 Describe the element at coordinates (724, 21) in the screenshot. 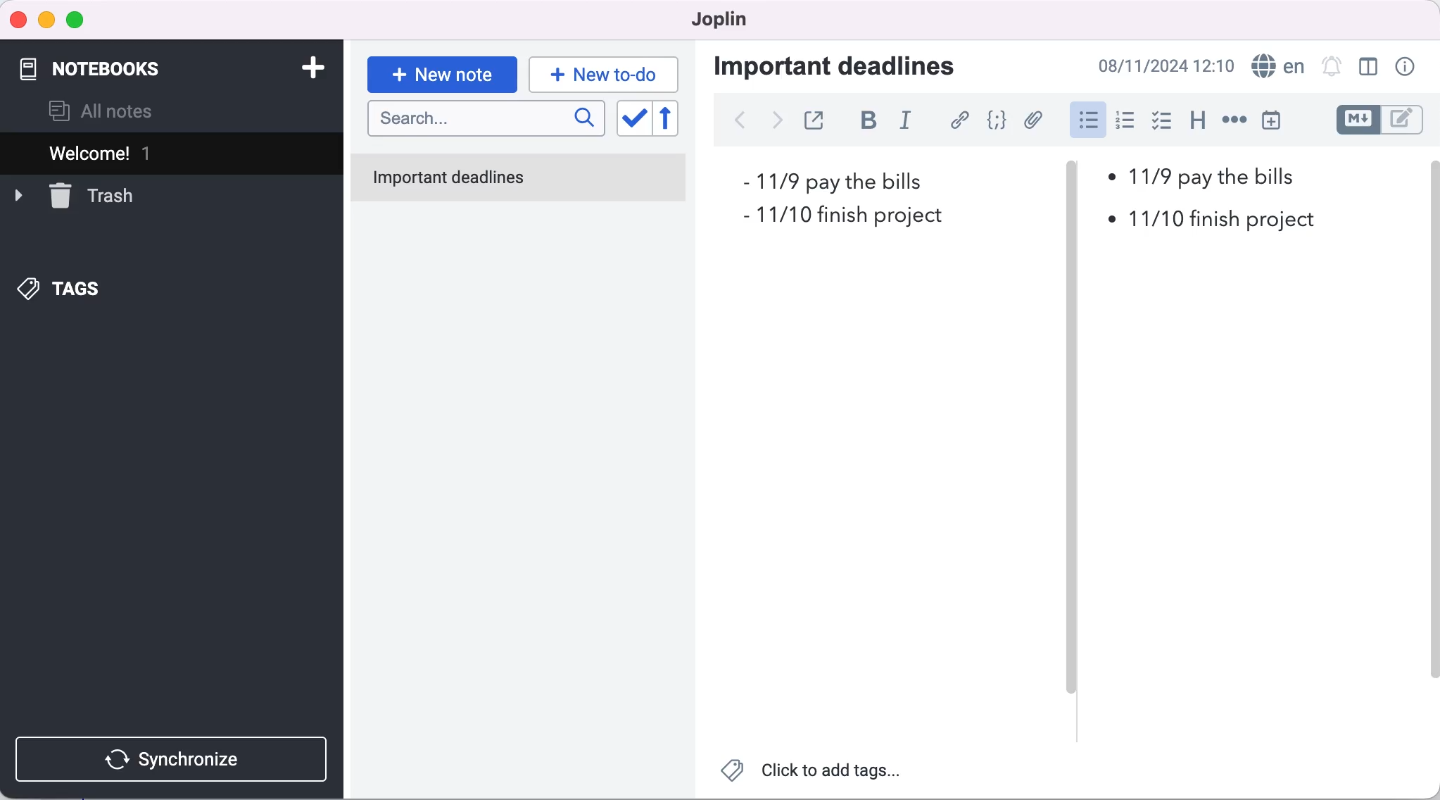

I see `joplin` at that location.